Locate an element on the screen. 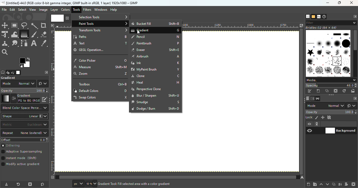 This screenshot has width=358, height=188. Heal is located at coordinates (156, 83).